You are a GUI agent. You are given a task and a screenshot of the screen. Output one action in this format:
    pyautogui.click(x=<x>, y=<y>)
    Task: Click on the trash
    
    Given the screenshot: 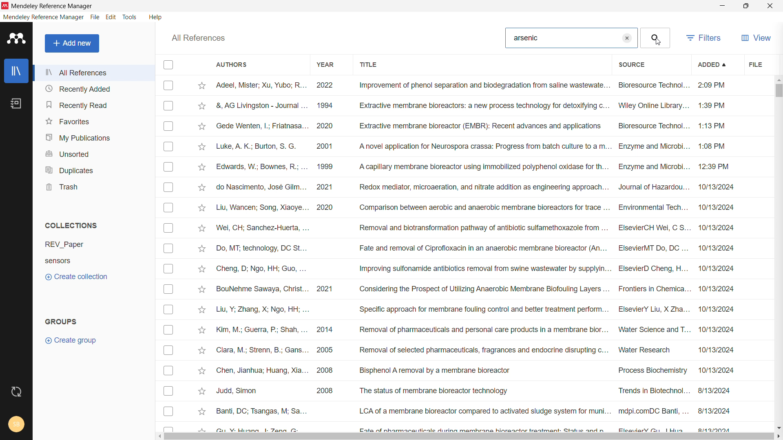 What is the action you would take?
    pyautogui.click(x=93, y=187)
    